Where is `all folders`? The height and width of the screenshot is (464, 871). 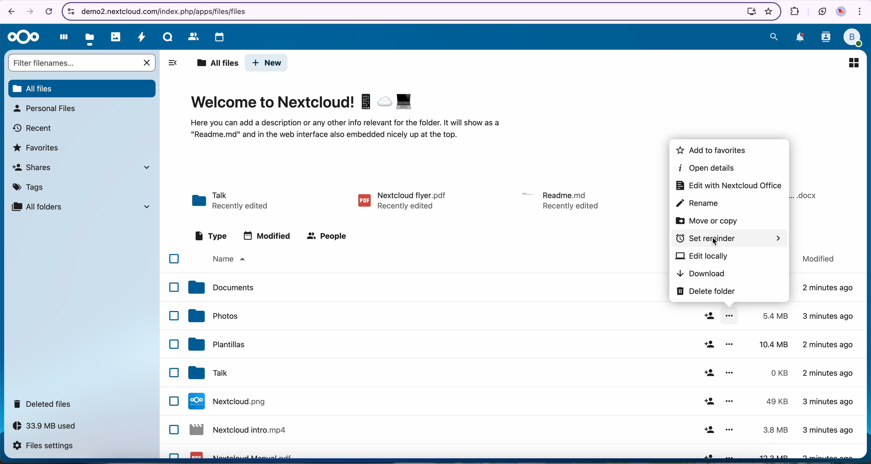
all folders is located at coordinates (84, 206).